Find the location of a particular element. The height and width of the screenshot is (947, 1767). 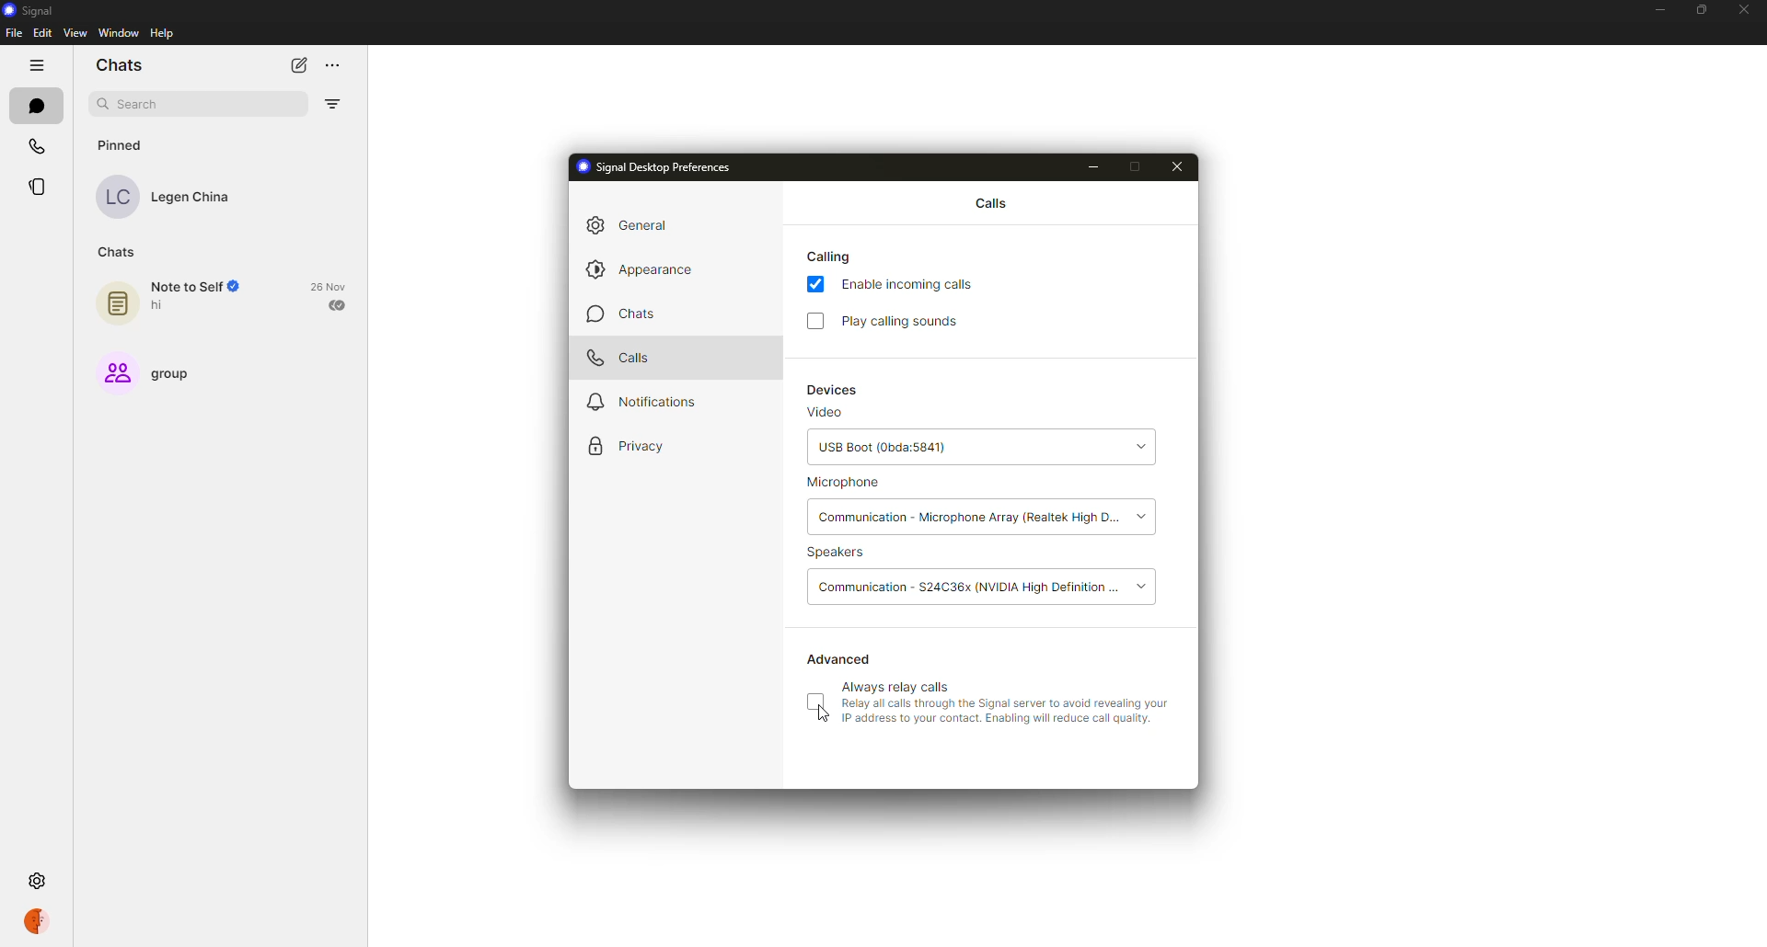

play calling sounds is located at coordinates (907, 321).